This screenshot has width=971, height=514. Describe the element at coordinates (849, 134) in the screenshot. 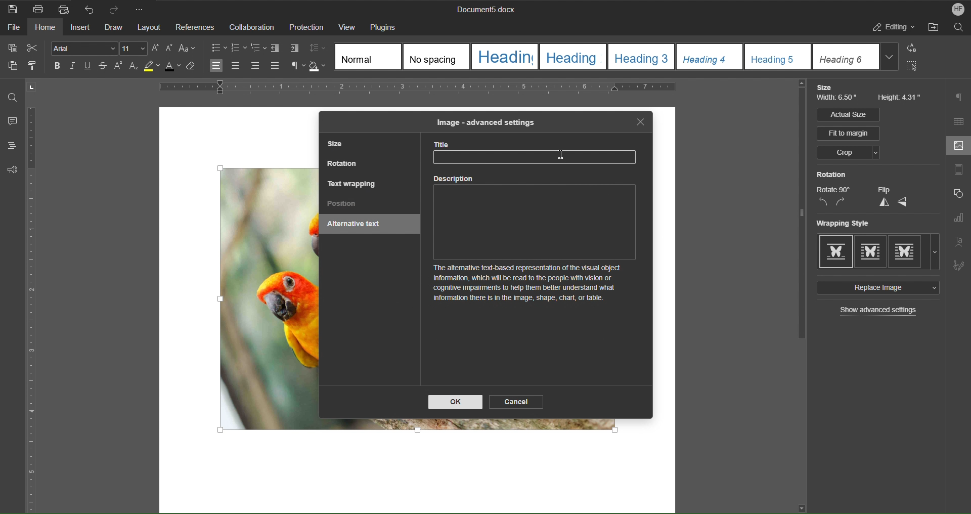

I see `Fit to margin` at that location.